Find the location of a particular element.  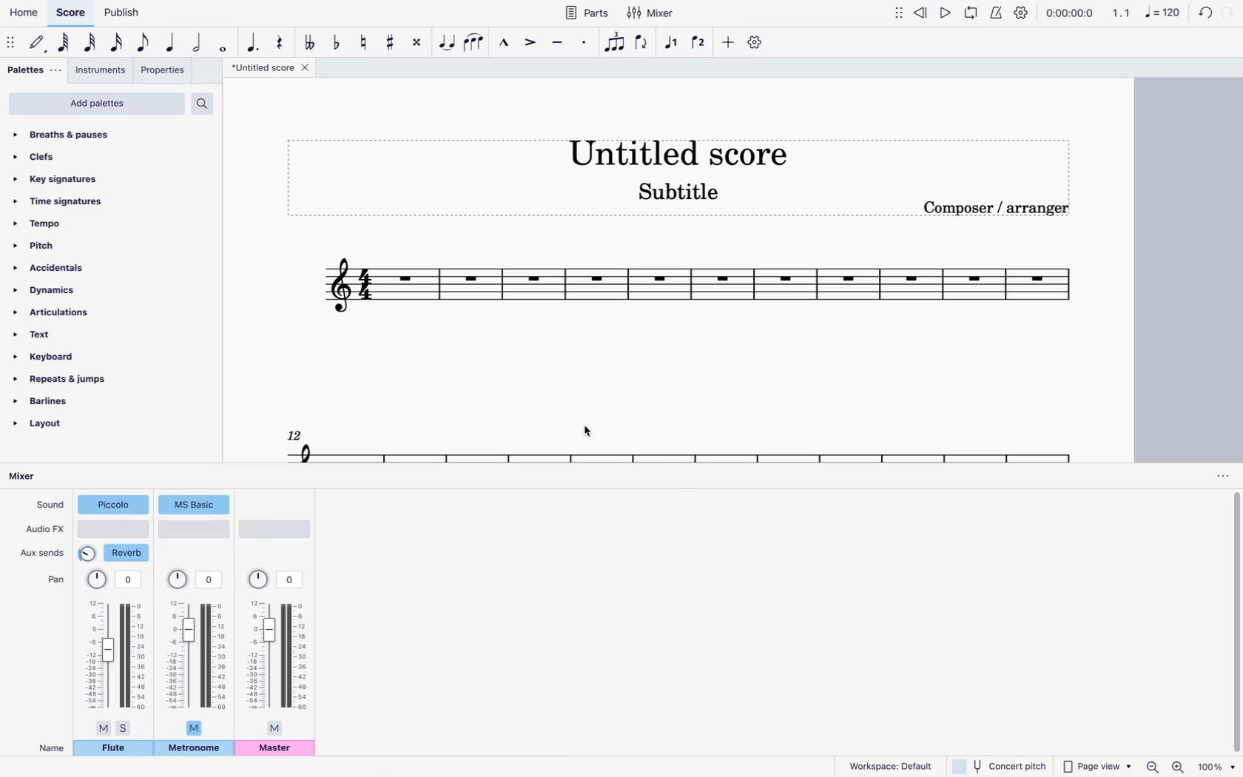

toggle double sharp is located at coordinates (420, 41).